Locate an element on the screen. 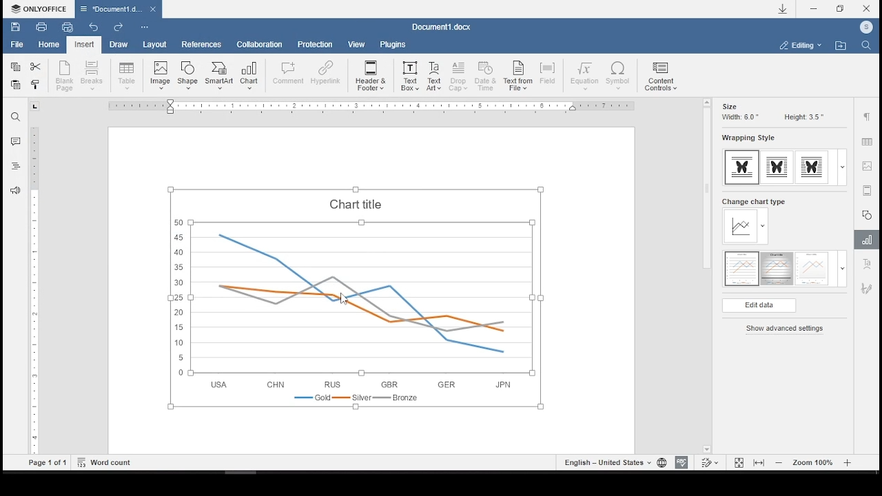 This screenshot has height=496, width=882. word count is located at coordinates (107, 462).